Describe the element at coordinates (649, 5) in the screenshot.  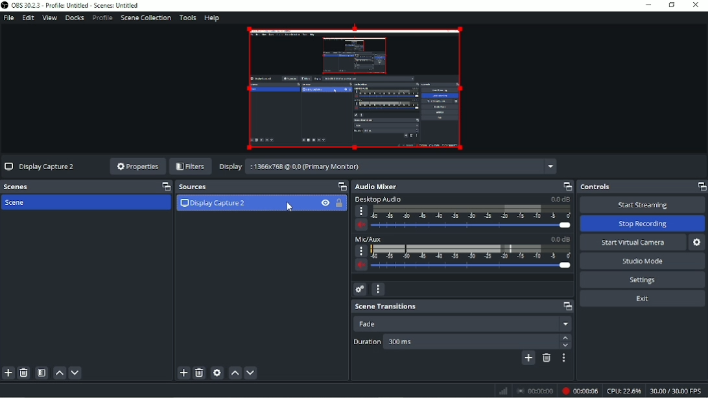
I see `Minimize` at that location.